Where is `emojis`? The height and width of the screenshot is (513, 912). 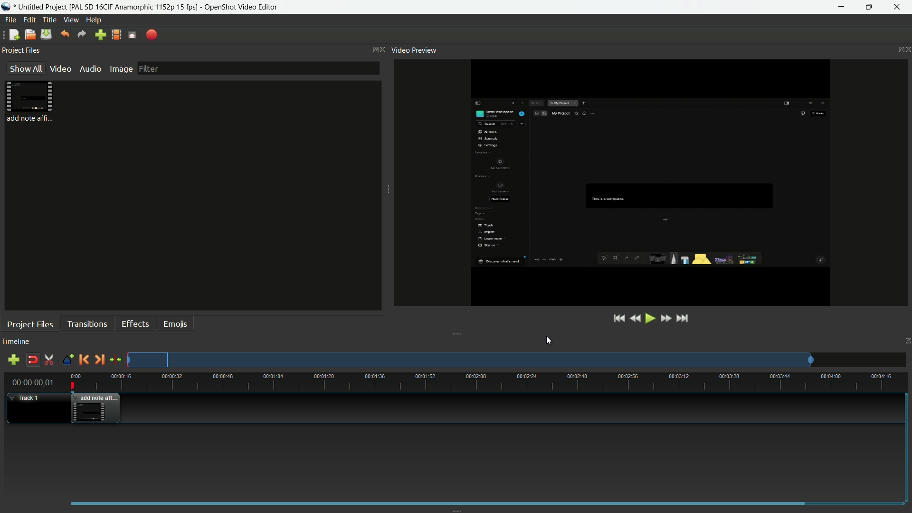
emojis is located at coordinates (176, 324).